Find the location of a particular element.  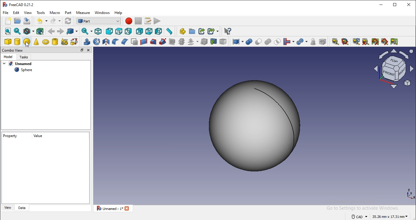

intersection is located at coordinates (277, 42).